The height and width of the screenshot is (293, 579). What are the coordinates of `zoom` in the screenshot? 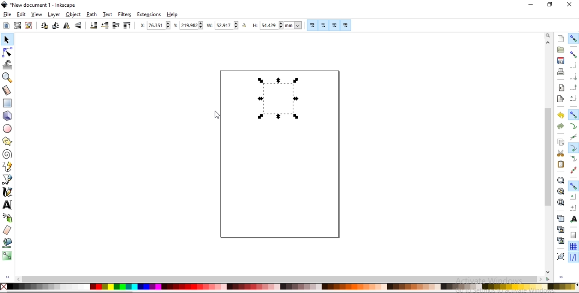 It's located at (549, 36).